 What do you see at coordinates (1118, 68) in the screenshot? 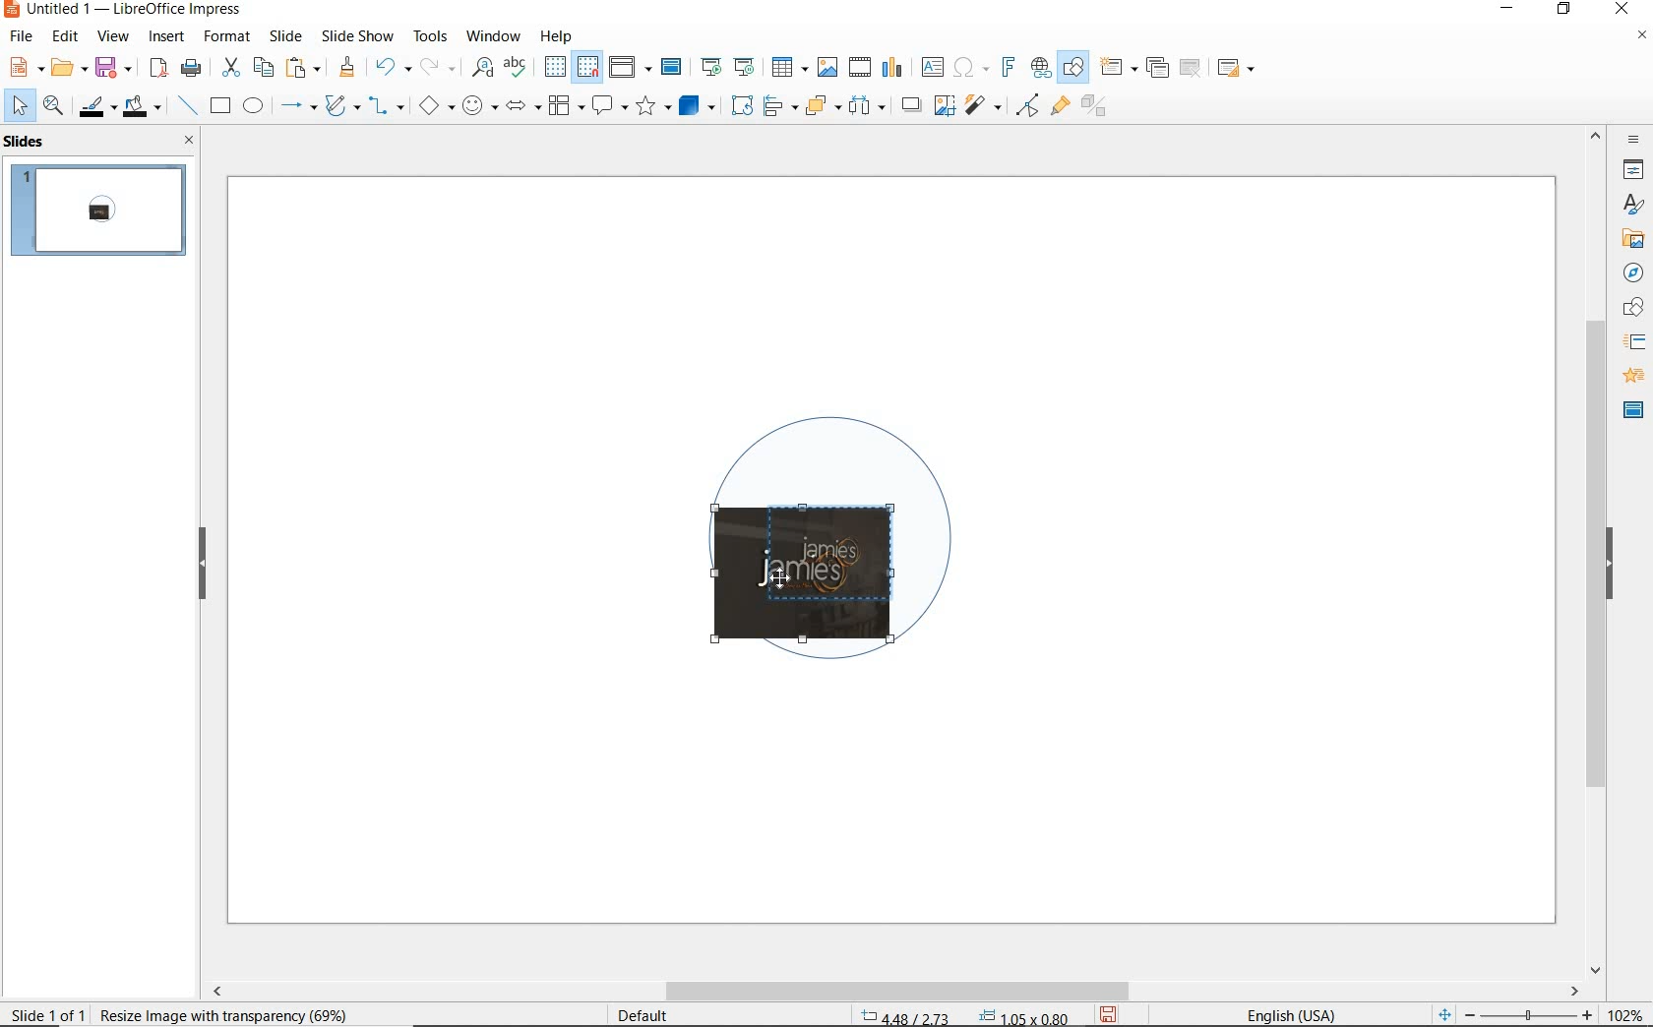
I see `new slide` at bounding box center [1118, 68].